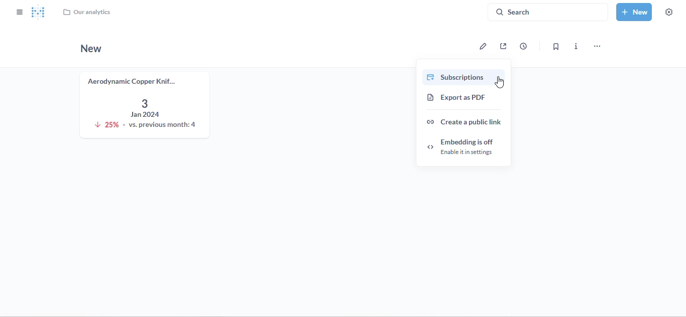  I want to click on more, so click(597, 46).